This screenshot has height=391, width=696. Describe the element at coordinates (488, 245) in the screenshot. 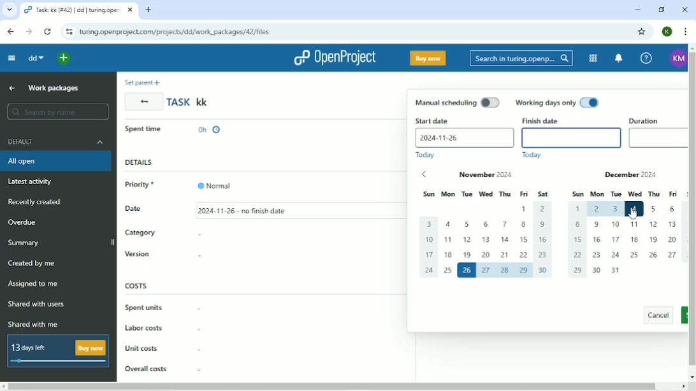

I see `dates of Nov 2024 ` at that location.